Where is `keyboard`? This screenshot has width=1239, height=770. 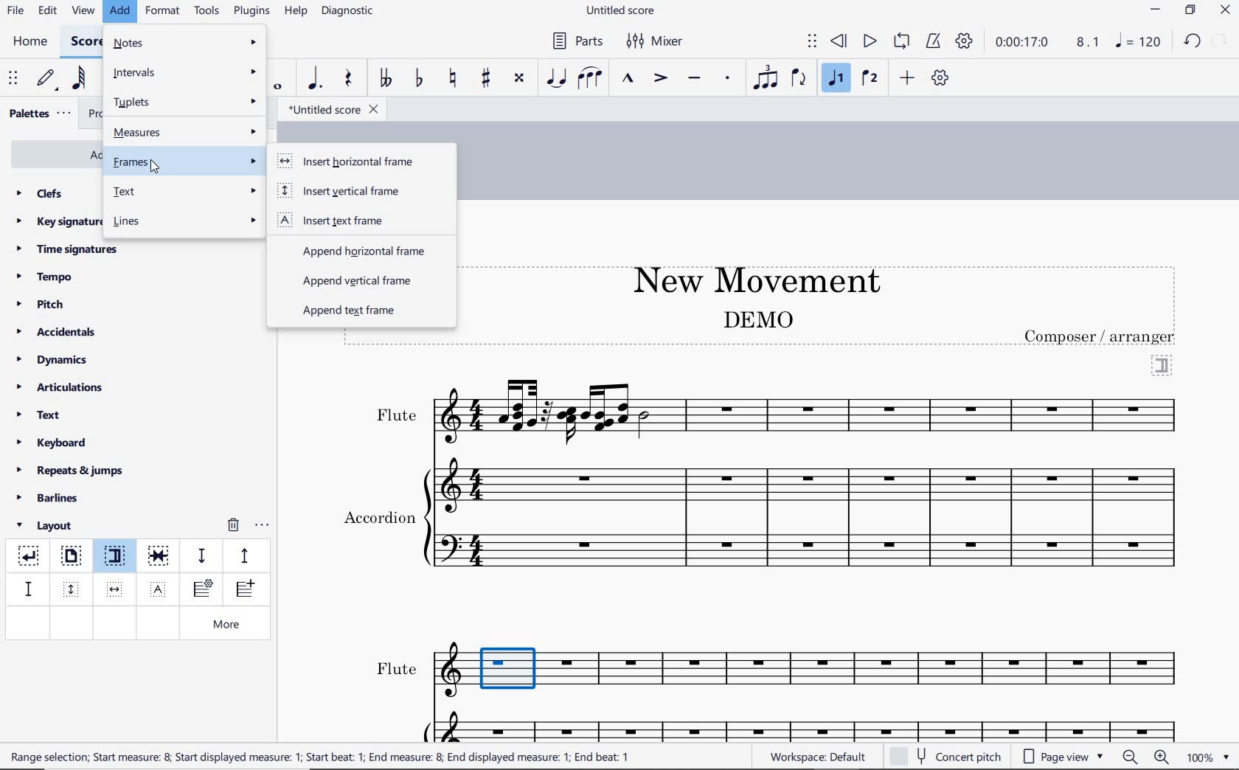
keyboard is located at coordinates (52, 443).